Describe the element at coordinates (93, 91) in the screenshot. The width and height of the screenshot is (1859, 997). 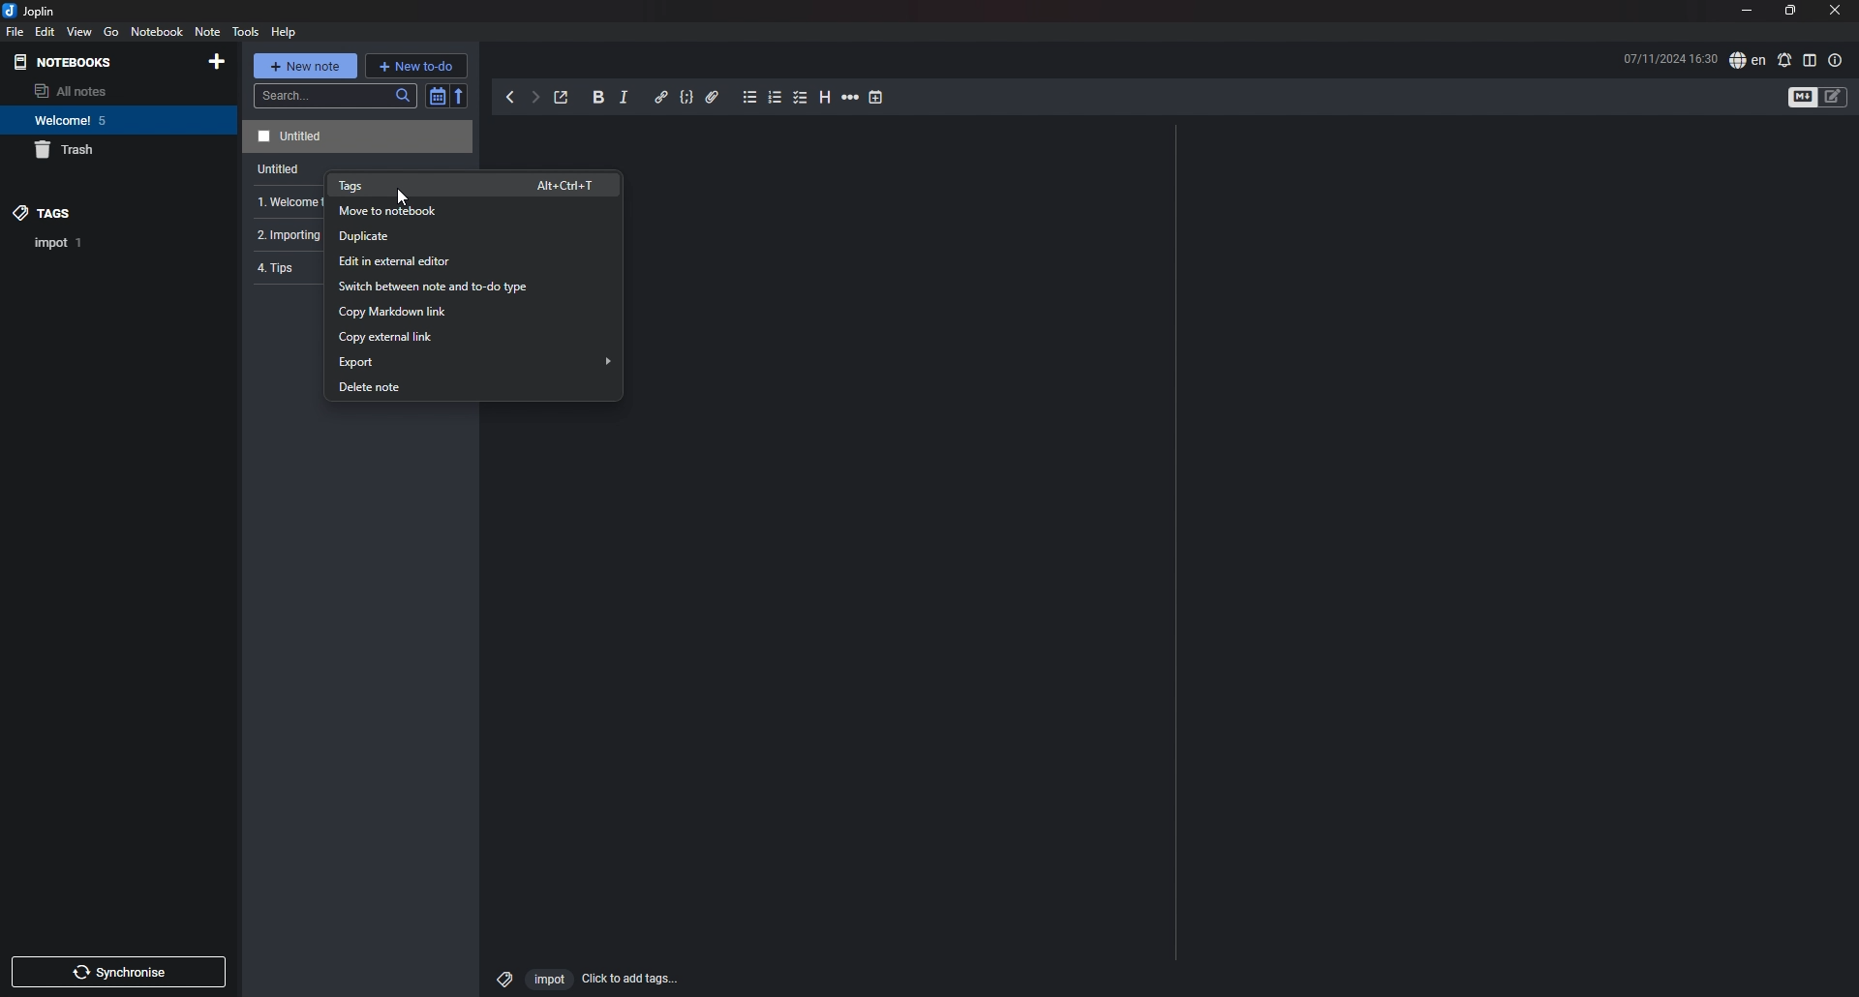
I see `all notes` at that location.